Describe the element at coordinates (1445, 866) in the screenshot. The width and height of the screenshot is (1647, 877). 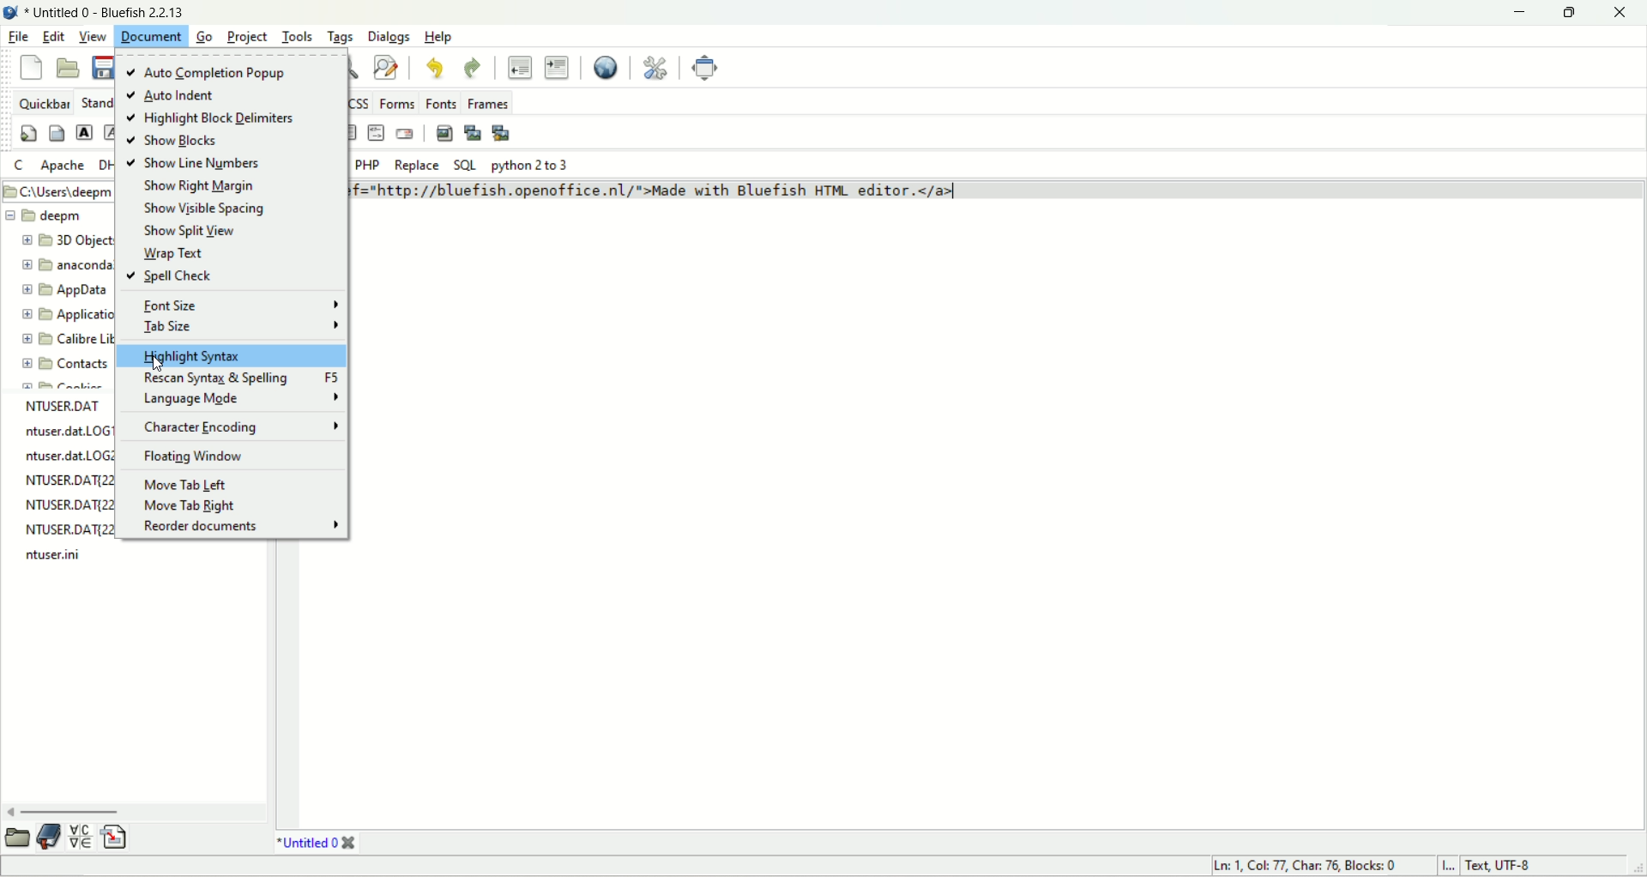
I see `I` at that location.